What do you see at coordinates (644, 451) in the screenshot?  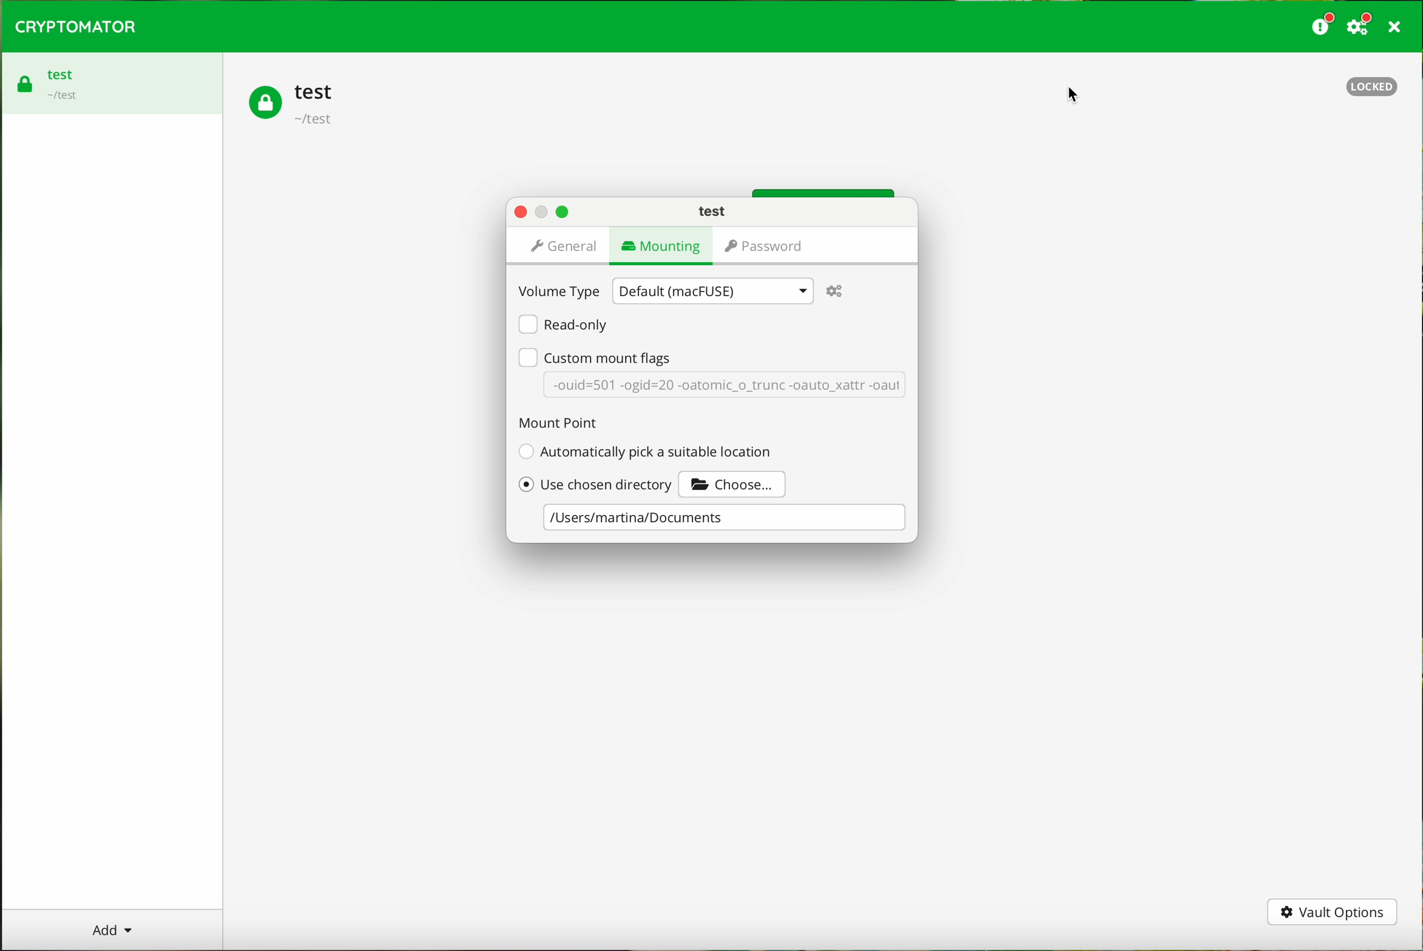 I see `automatically pick a suitable location` at bounding box center [644, 451].